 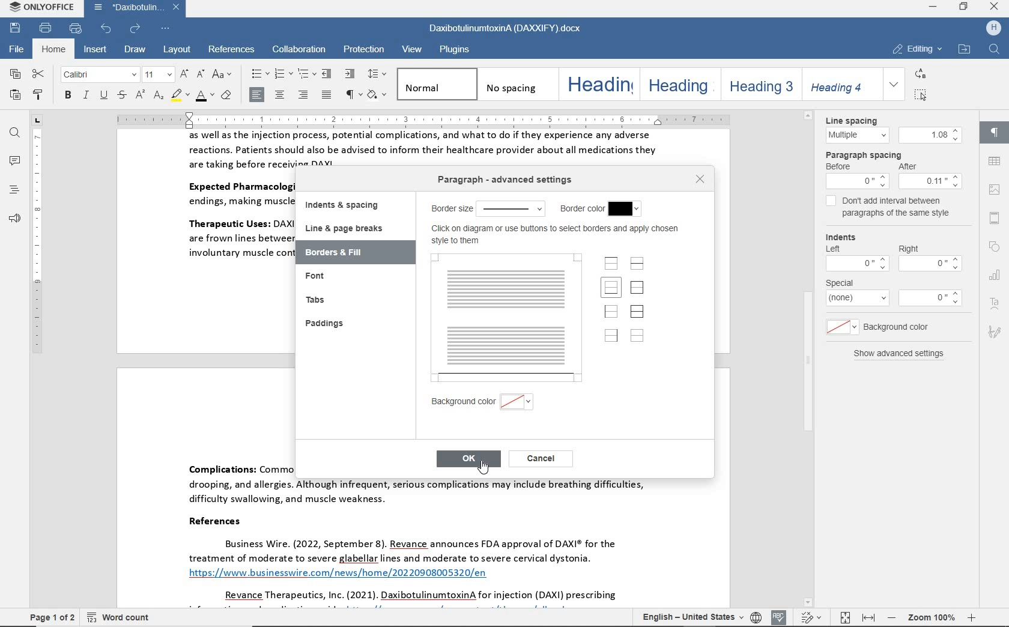 I want to click on border color, so click(x=599, y=209).